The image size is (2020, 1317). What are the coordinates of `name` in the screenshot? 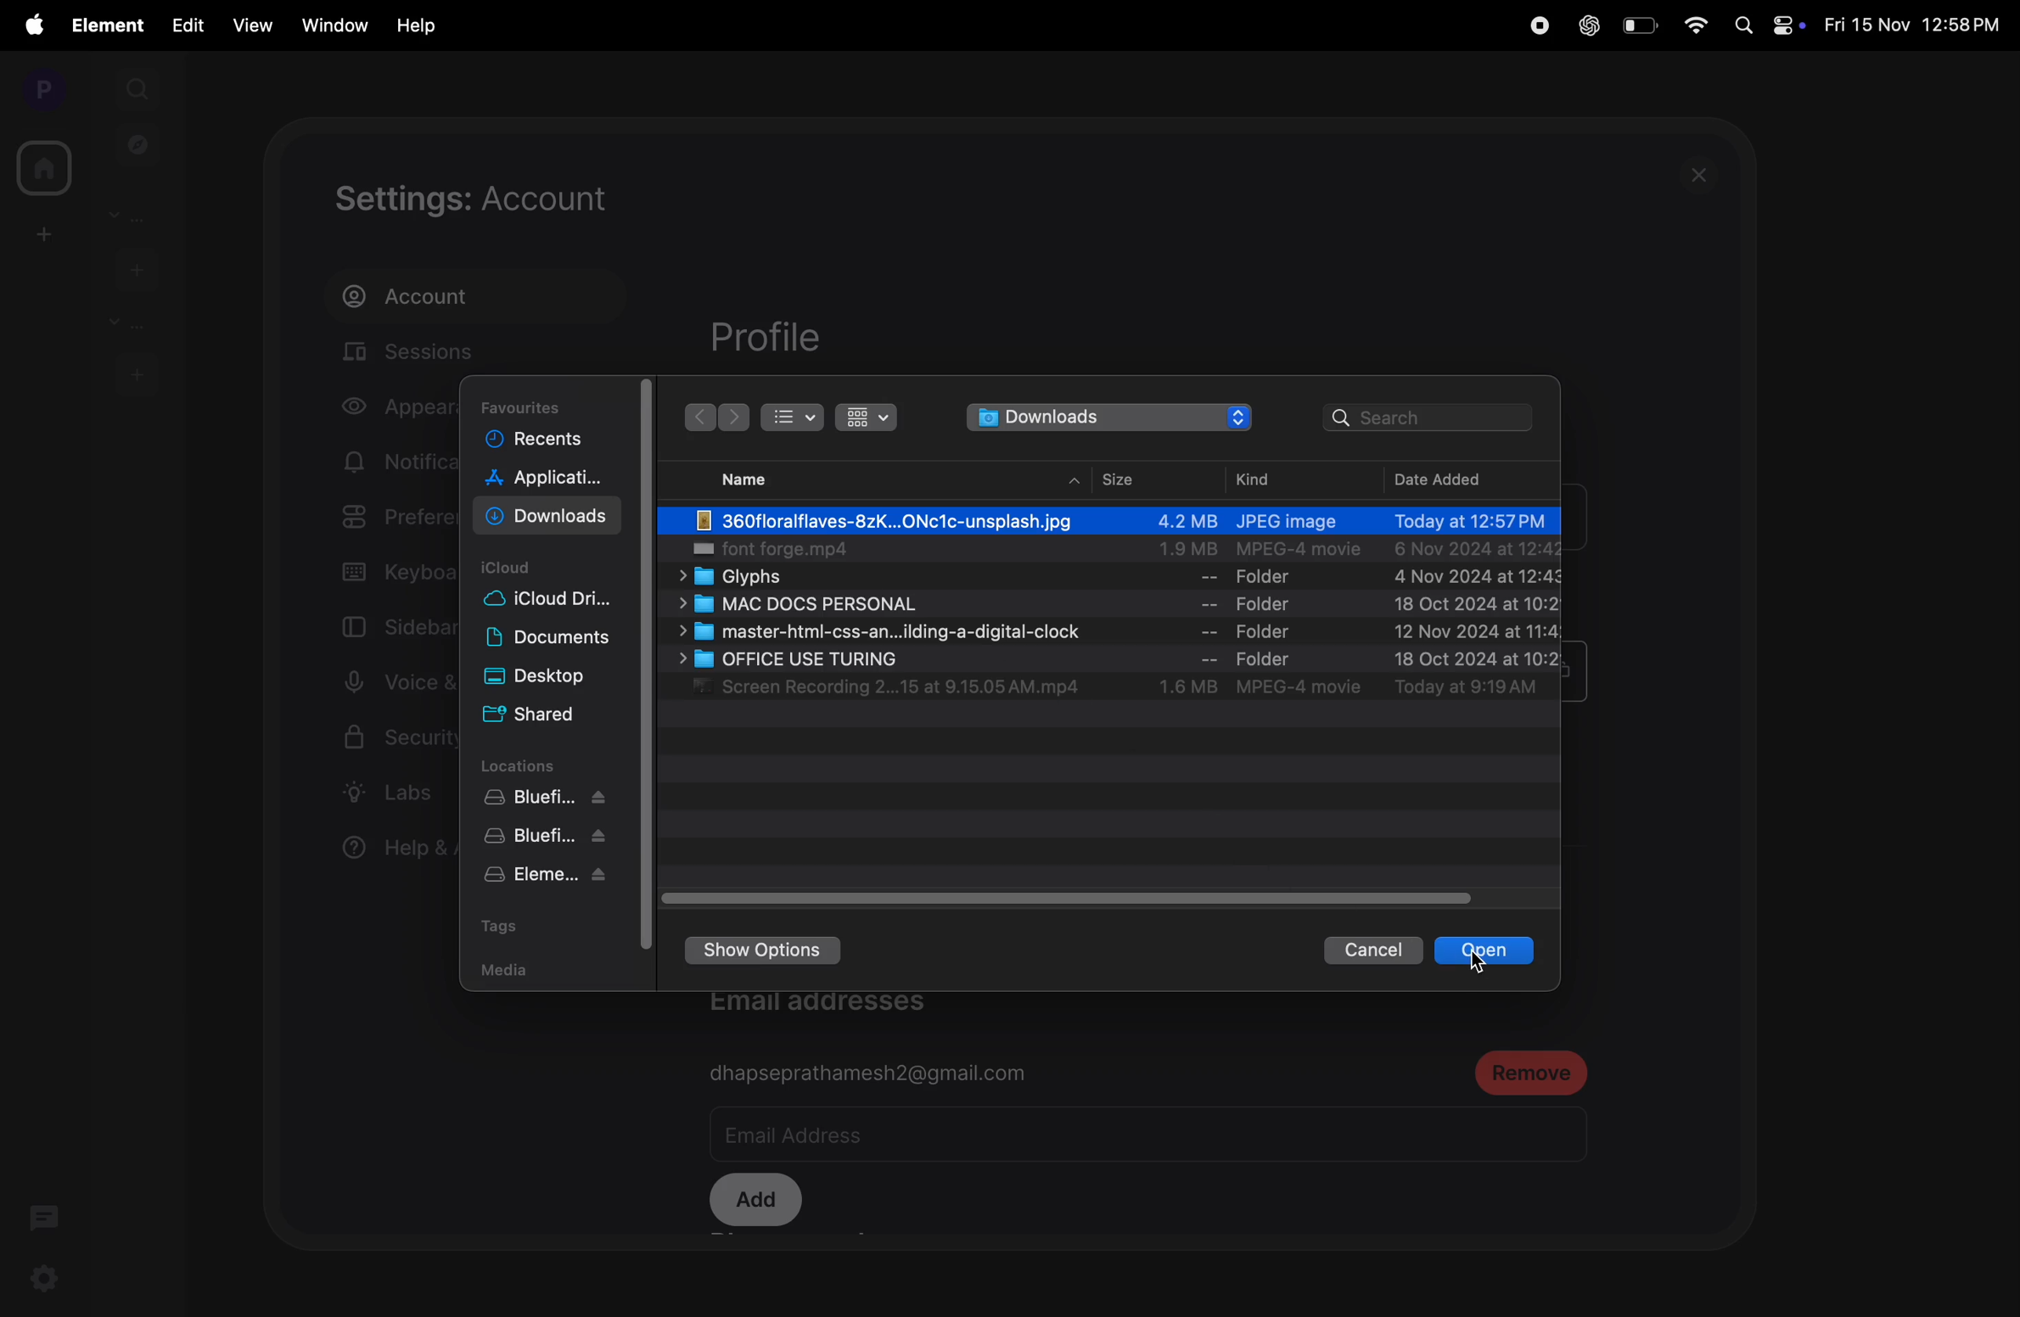 It's located at (750, 479).